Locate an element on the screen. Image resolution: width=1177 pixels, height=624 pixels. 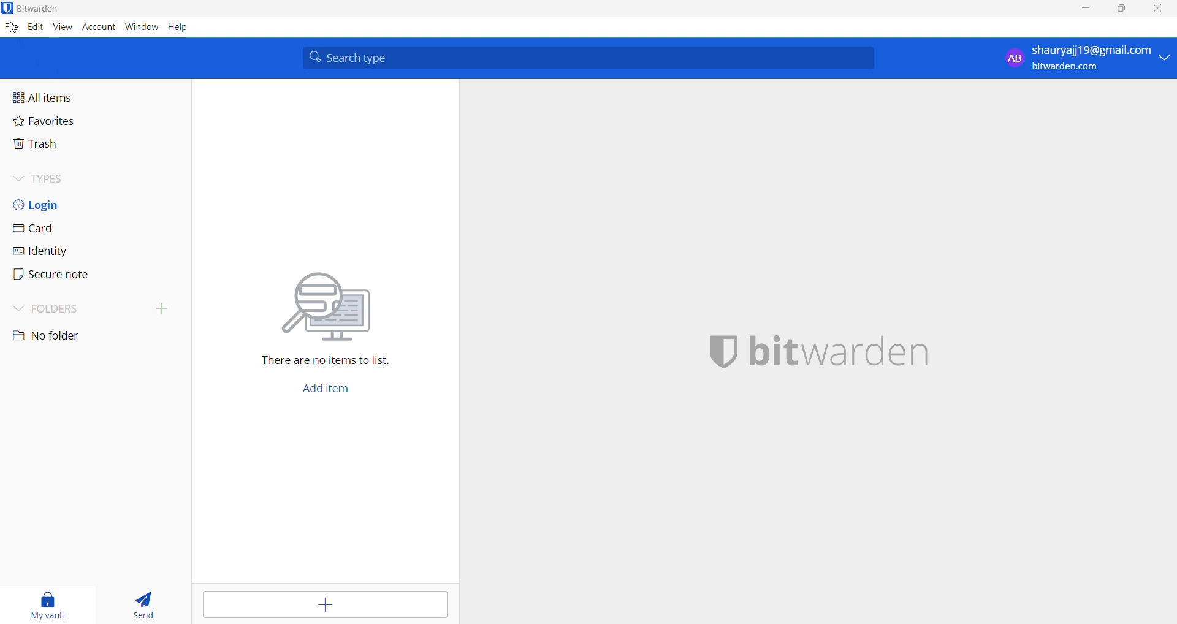
bitwarden logo is located at coordinates (831, 352).